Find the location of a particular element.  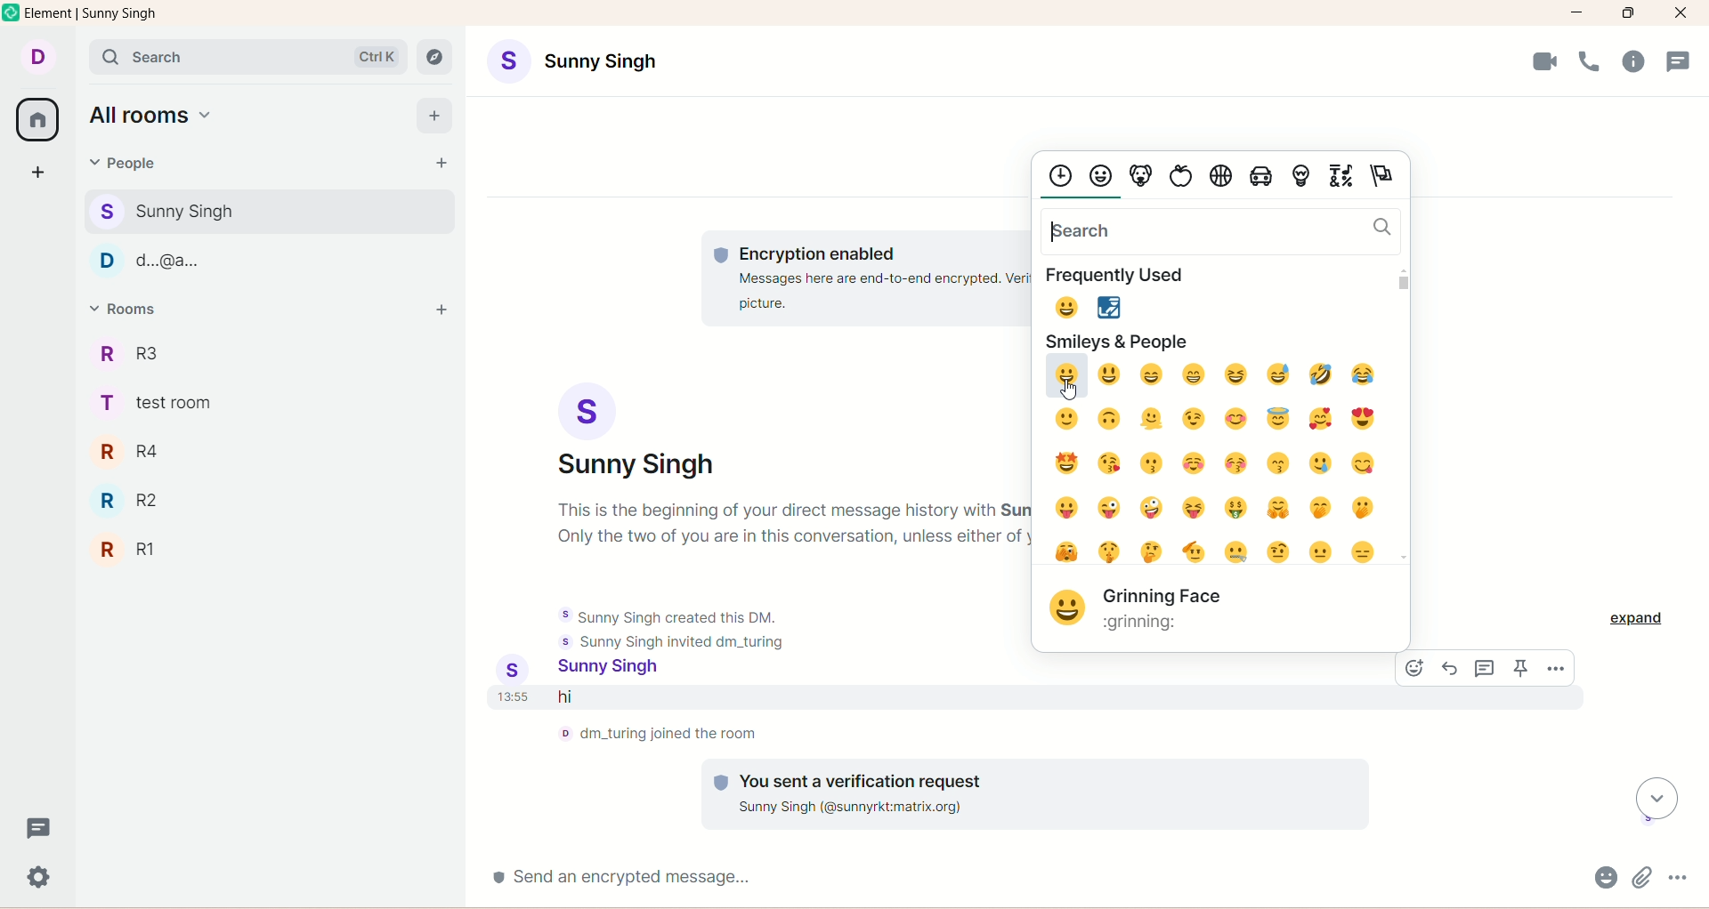

R1 is located at coordinates (158, 551).